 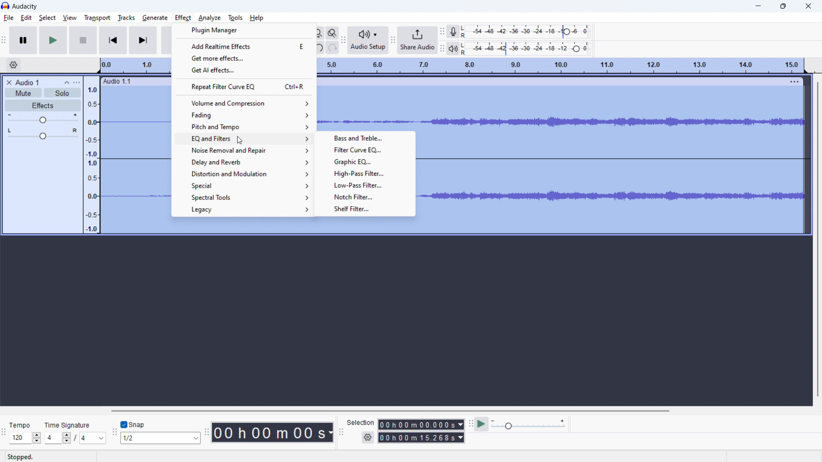 What do you see at coordinates (211, 18) in the screenshot?
I see `analyze` at bounding box center [211, 18].